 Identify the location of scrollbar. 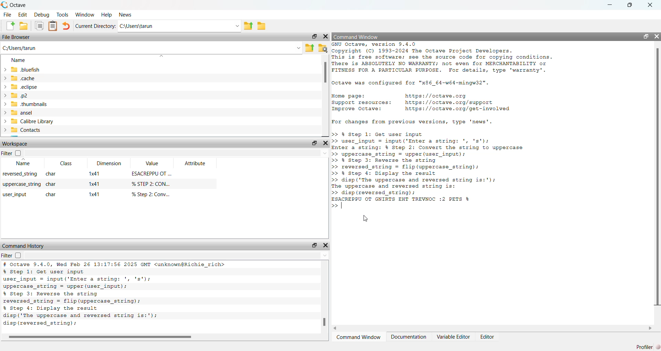
(325, 321).